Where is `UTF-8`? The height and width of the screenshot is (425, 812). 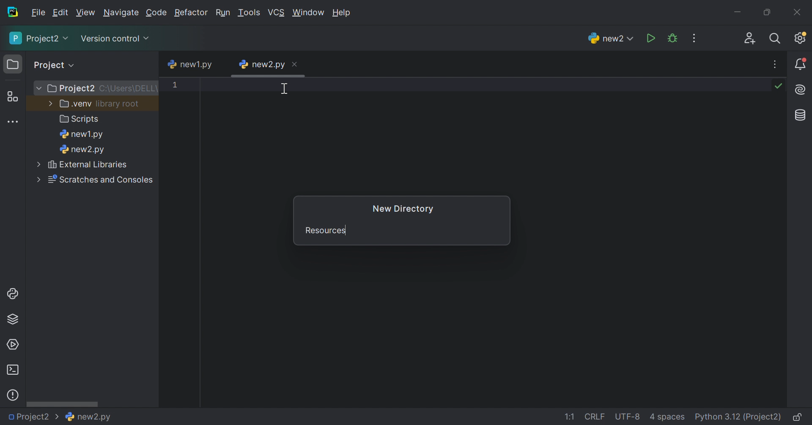 UTF-8 is located at coordinates (628, 417).